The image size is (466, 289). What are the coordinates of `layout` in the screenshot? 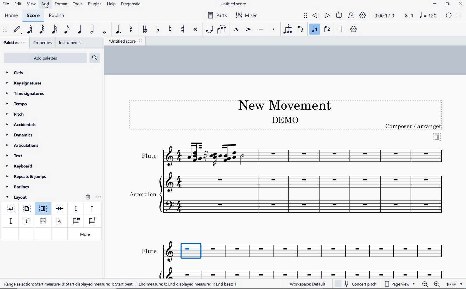 It's located at (18, 197).